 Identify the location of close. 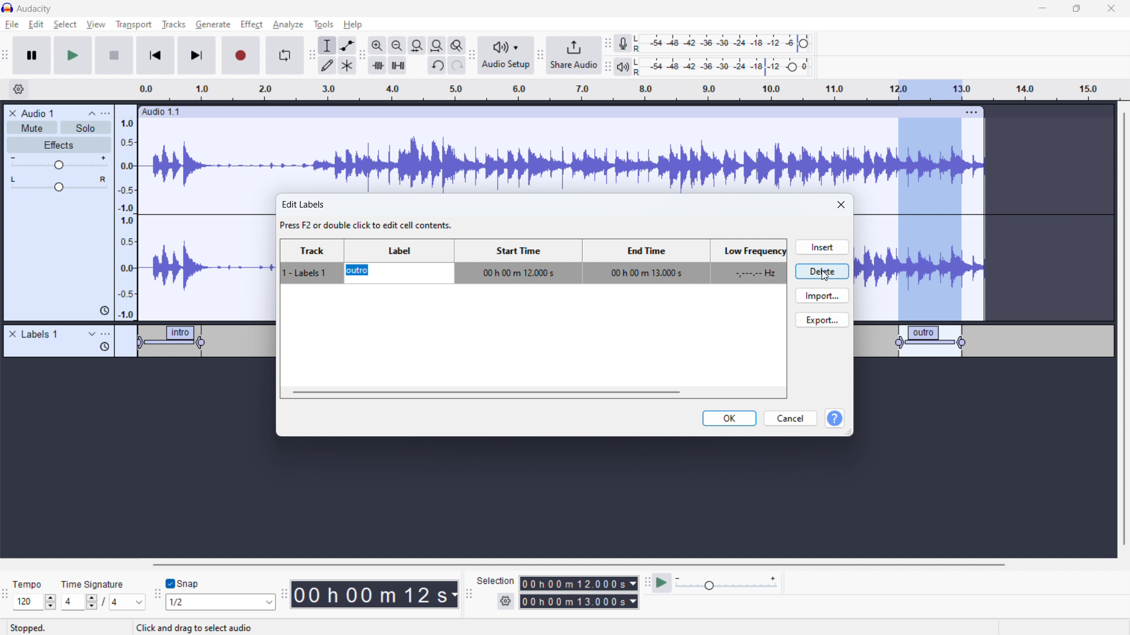
(842, 205).